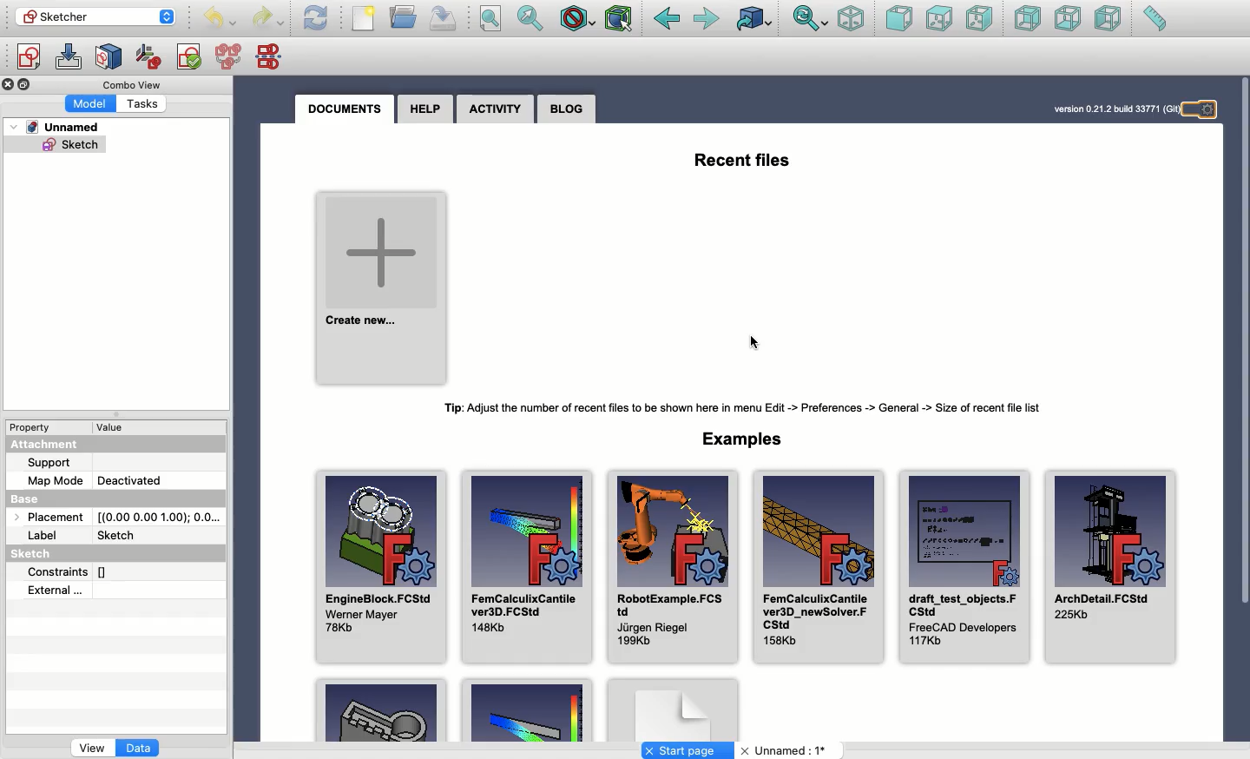  I want to click on Map mode deactivated, so click(97, 480).